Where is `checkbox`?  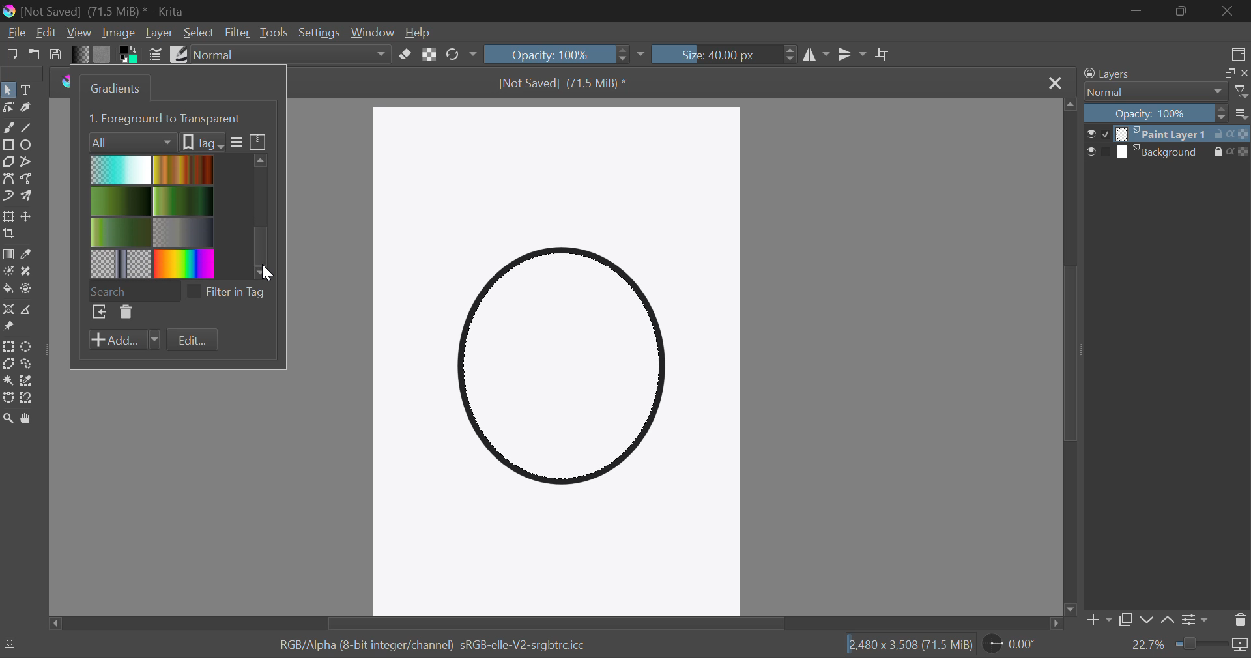
checkbox is located at coordinates (194, 292).